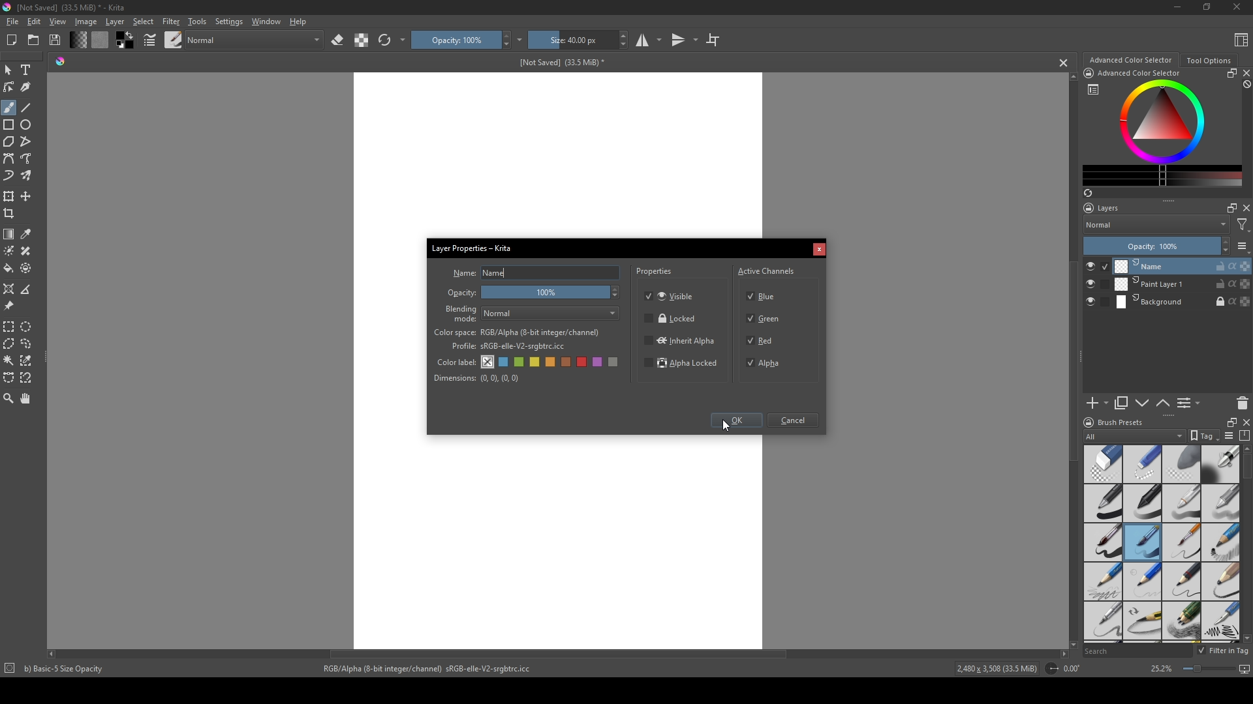 This screenshot has width=1253, height=704. I want to click on icon, so click(1088, 73).